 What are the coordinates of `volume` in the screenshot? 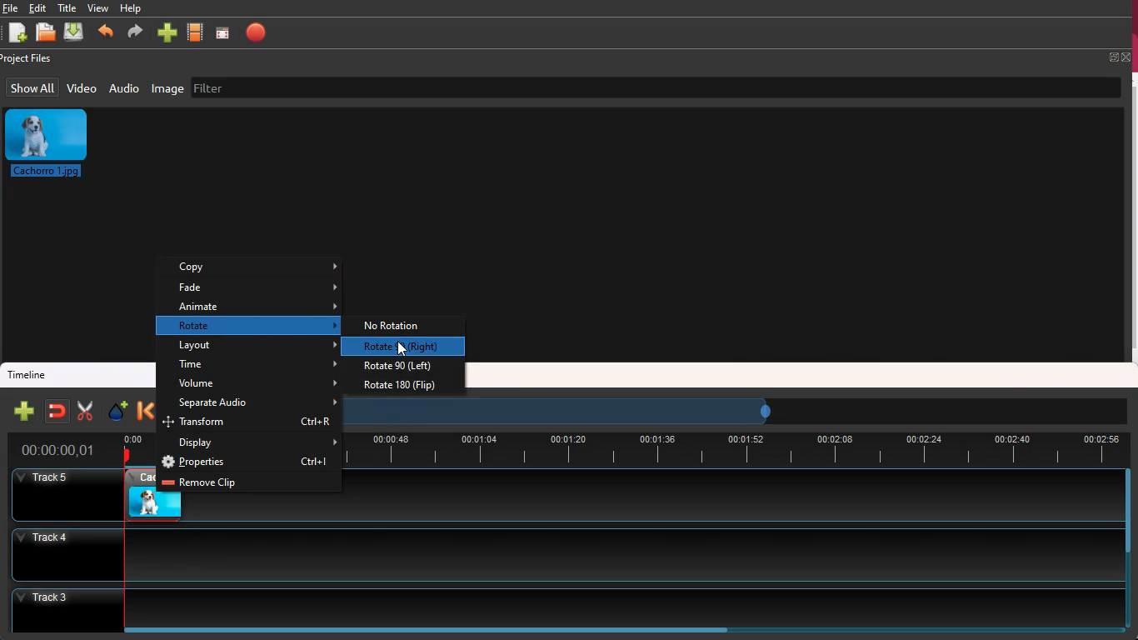 It's located at (259, 384).